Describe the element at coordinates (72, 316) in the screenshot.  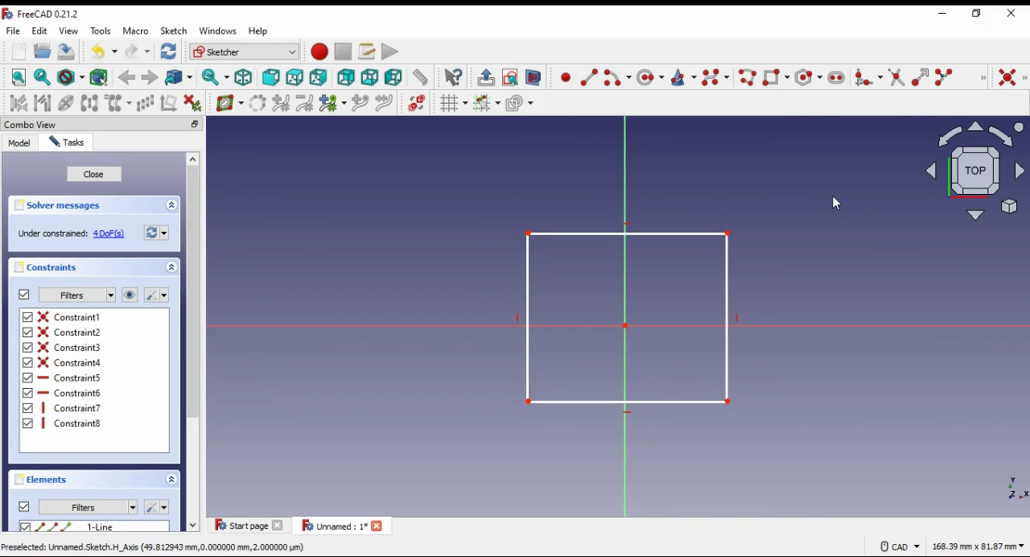
I see `on/off constraint 1` at that location.